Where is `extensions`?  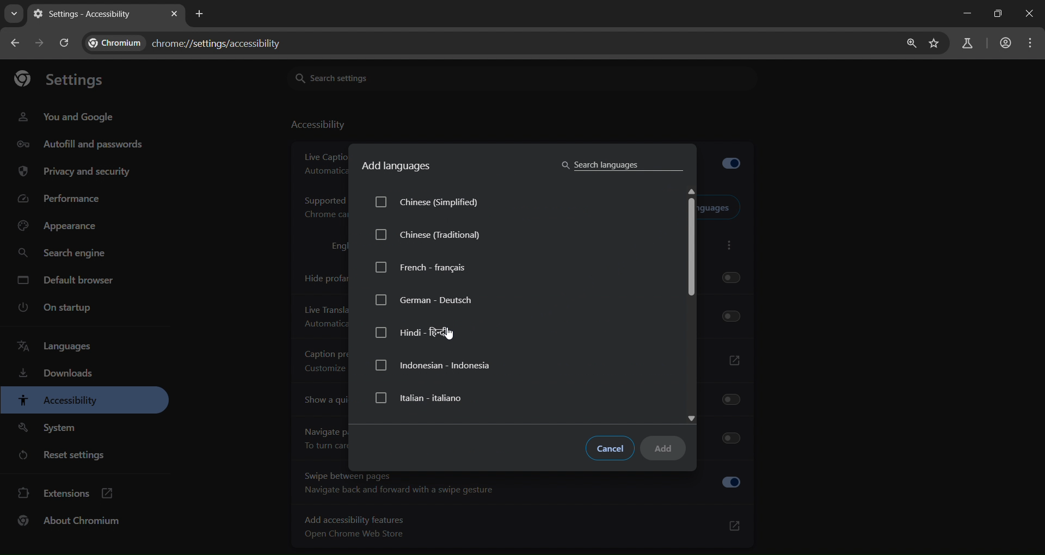 extensions is located at coordinates (64, 494).